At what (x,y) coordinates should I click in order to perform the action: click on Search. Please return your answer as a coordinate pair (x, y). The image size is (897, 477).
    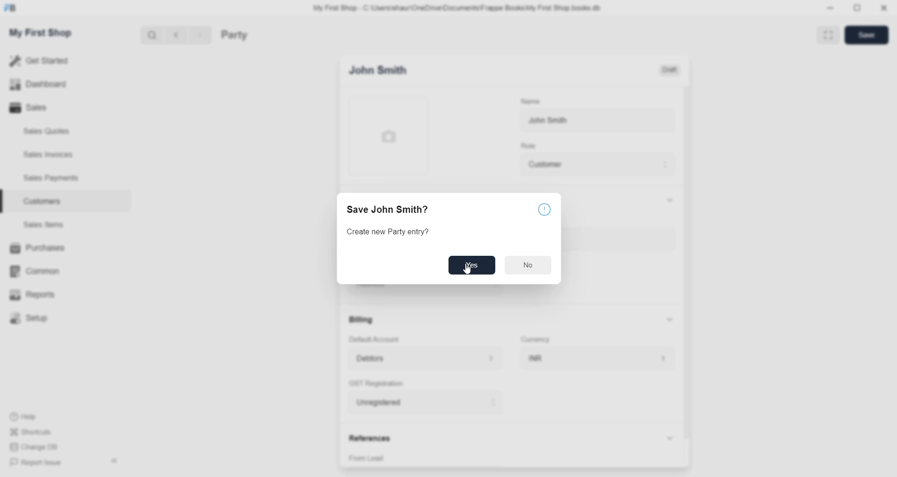
    Looking at the image, I should click on (152, 36).